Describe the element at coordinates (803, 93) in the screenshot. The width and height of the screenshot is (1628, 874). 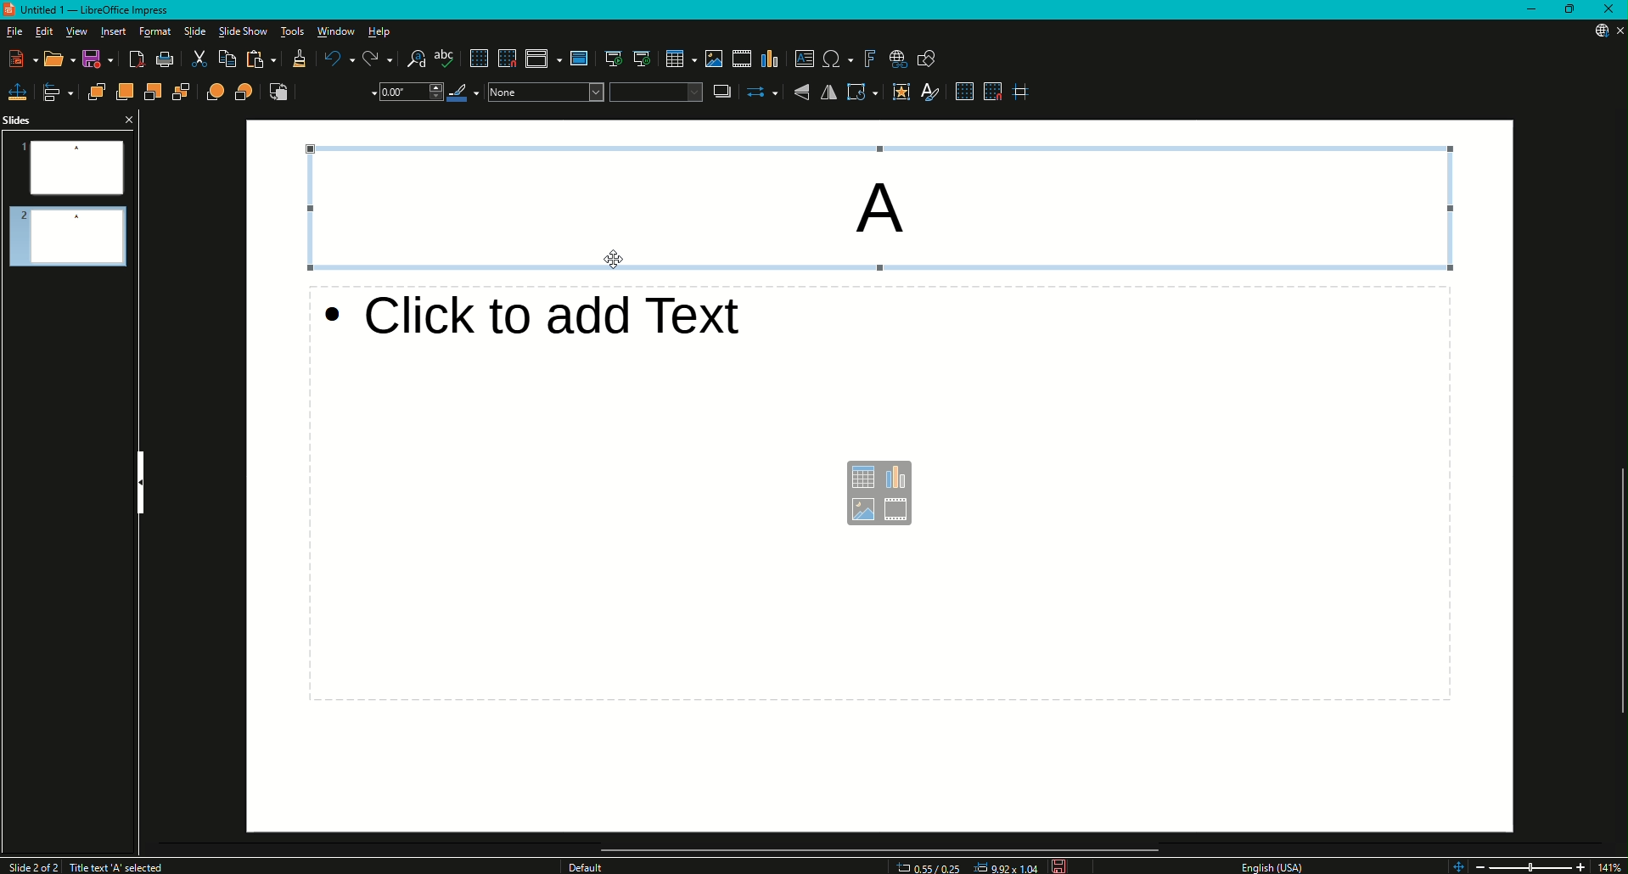
I see `Vertically` at that location.